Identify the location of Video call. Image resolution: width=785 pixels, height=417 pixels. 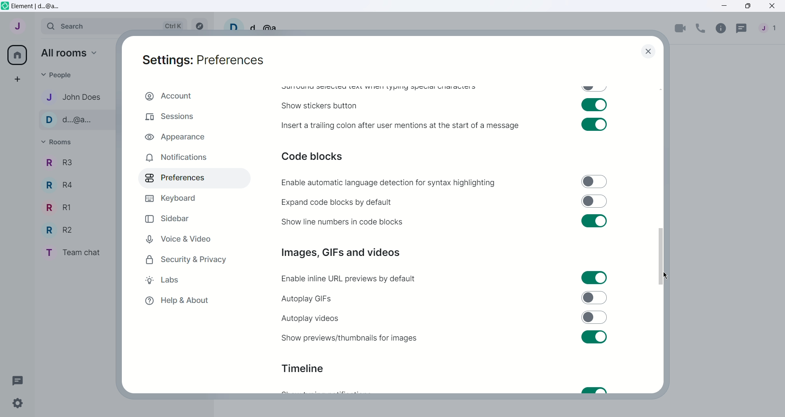
(680, 29).